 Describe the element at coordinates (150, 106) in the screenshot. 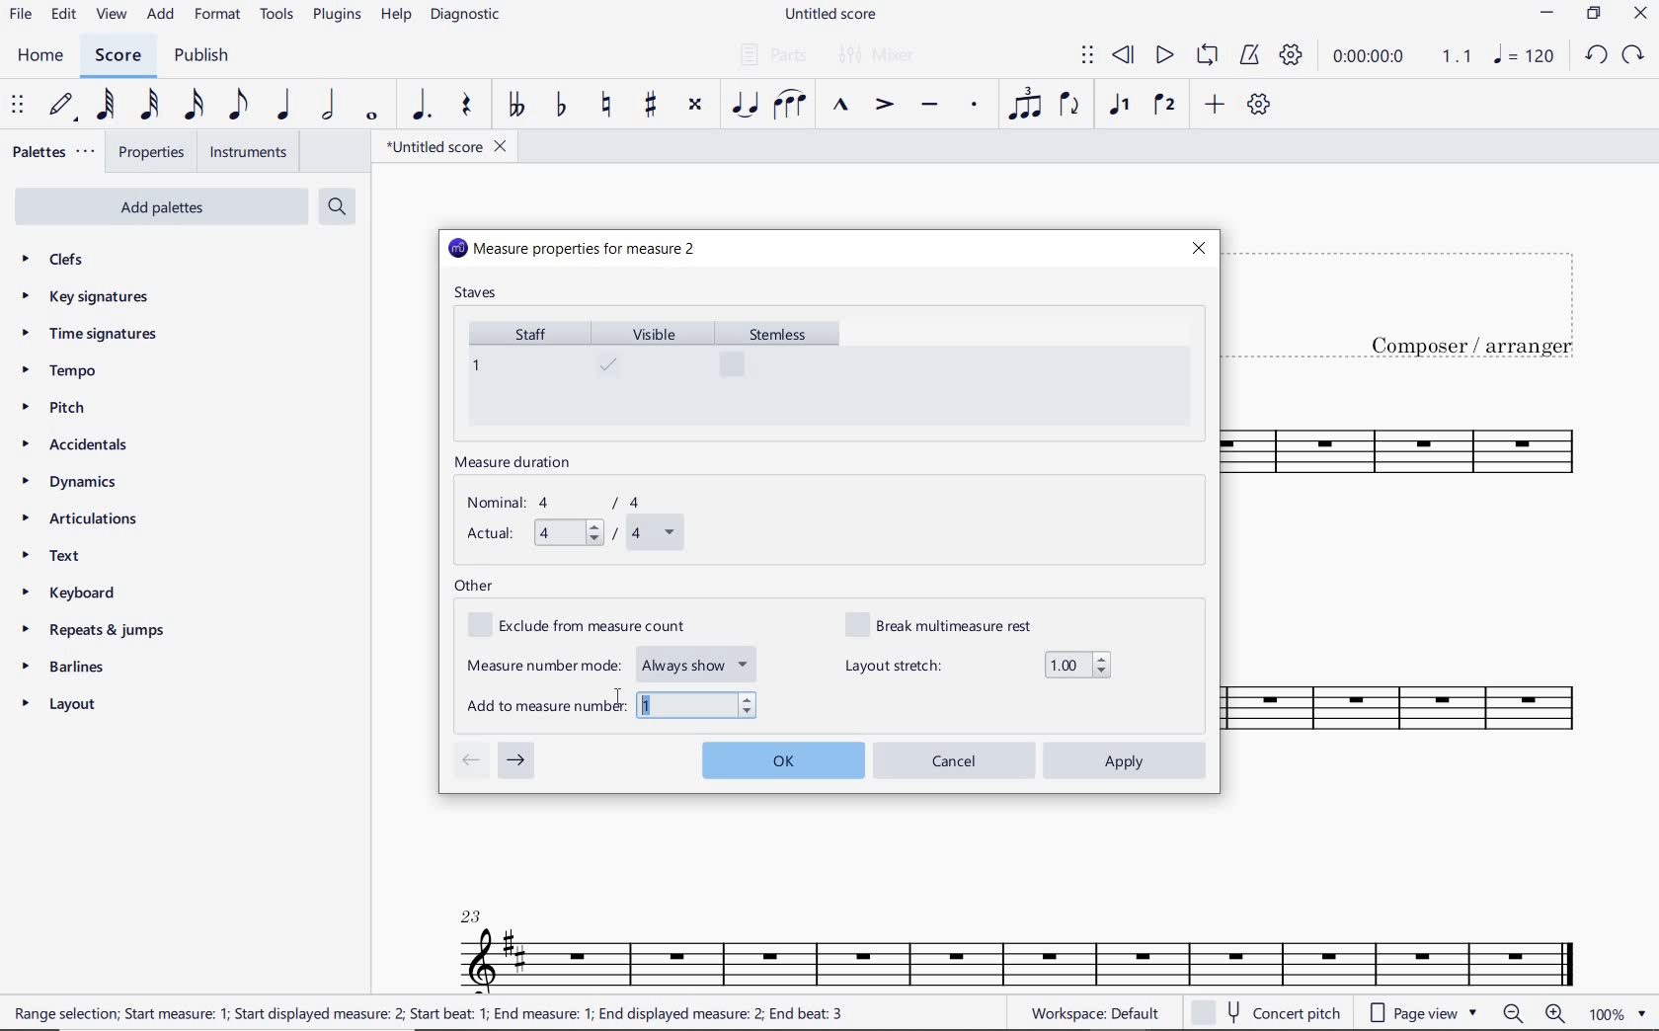

I see `32ND NOTE` at that location.